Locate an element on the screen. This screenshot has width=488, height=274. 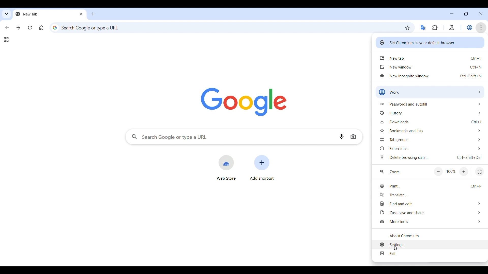
Bookmark and list options is located at coordinates (430, 131).